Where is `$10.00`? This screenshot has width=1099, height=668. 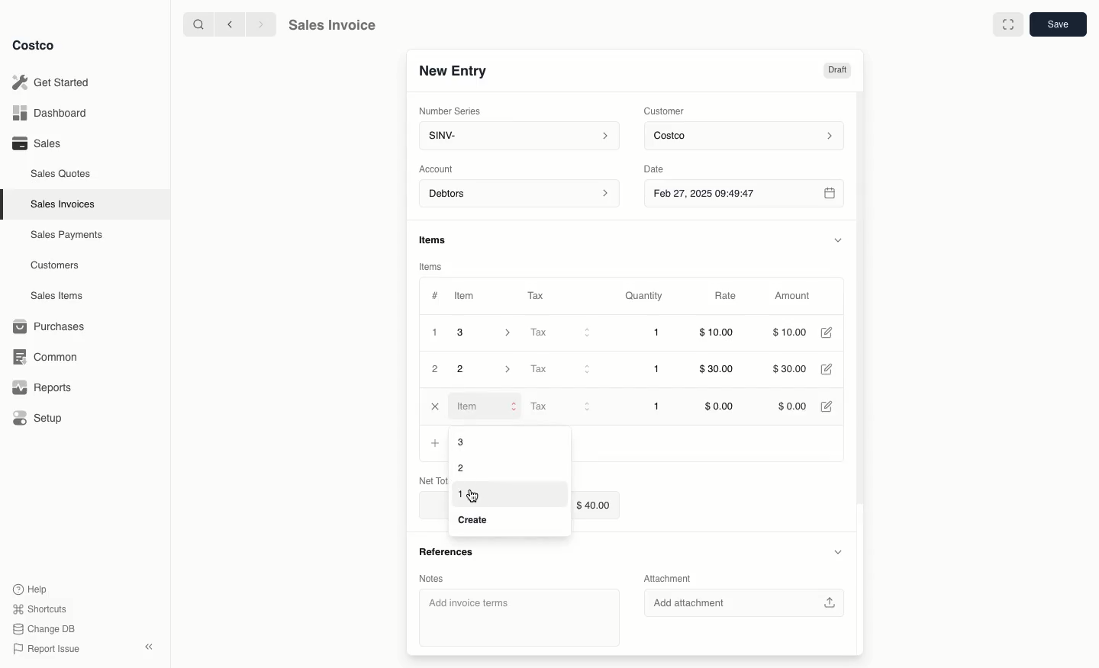
$10.00 is located at coordinates (793, 332).